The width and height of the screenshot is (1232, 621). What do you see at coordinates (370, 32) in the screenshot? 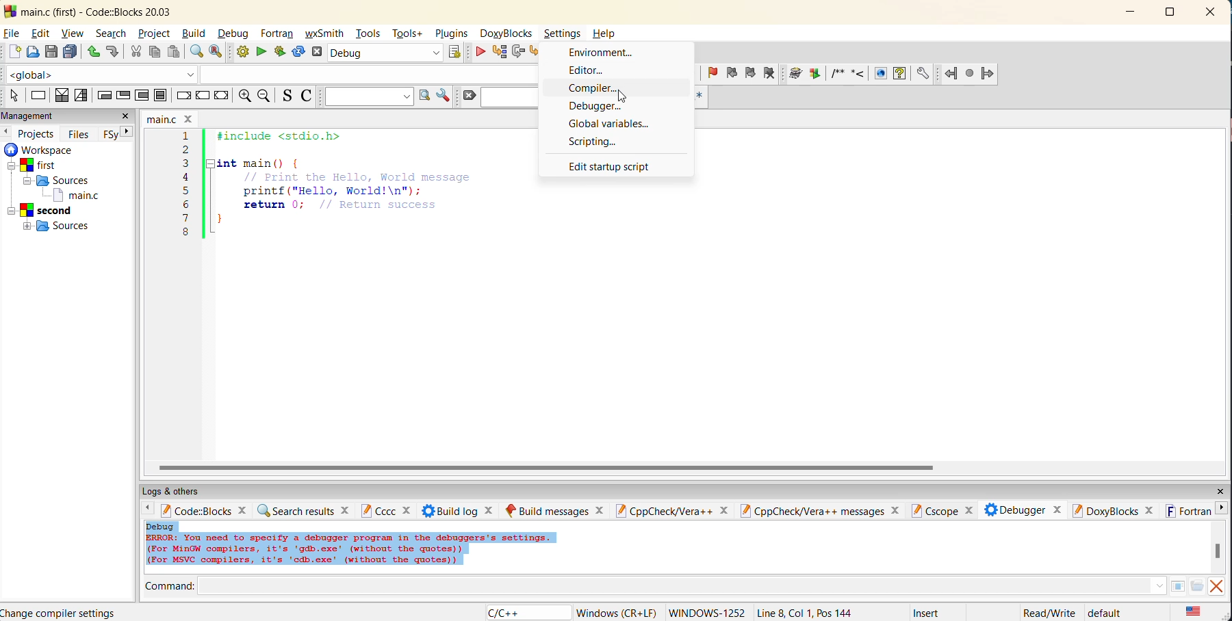
I see `tools` at bounding box center [370, 32].